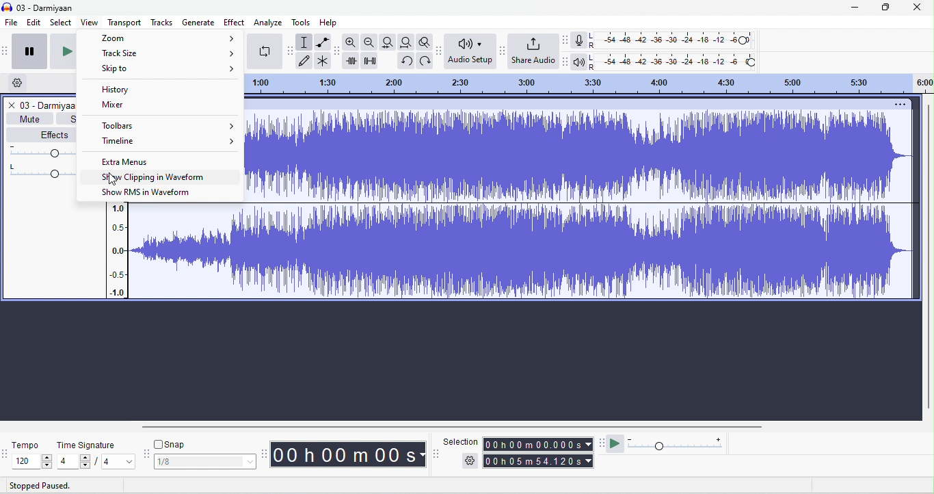 The height and width of the screenshot is (494, 934). I want to click on select, so click(60, 23).